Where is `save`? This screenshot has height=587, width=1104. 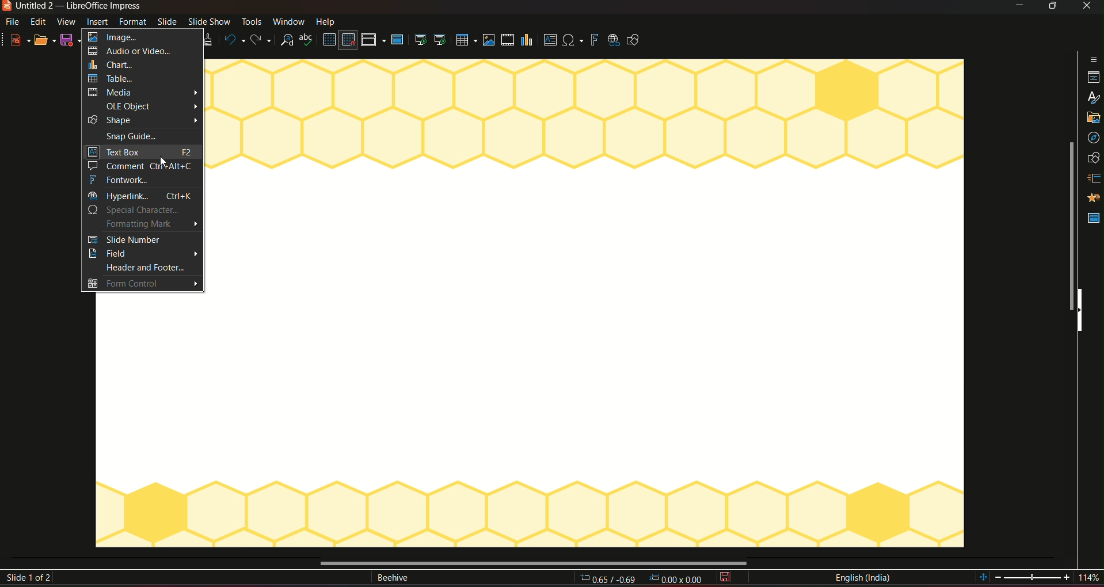 save is located at coordinates (727, 578).